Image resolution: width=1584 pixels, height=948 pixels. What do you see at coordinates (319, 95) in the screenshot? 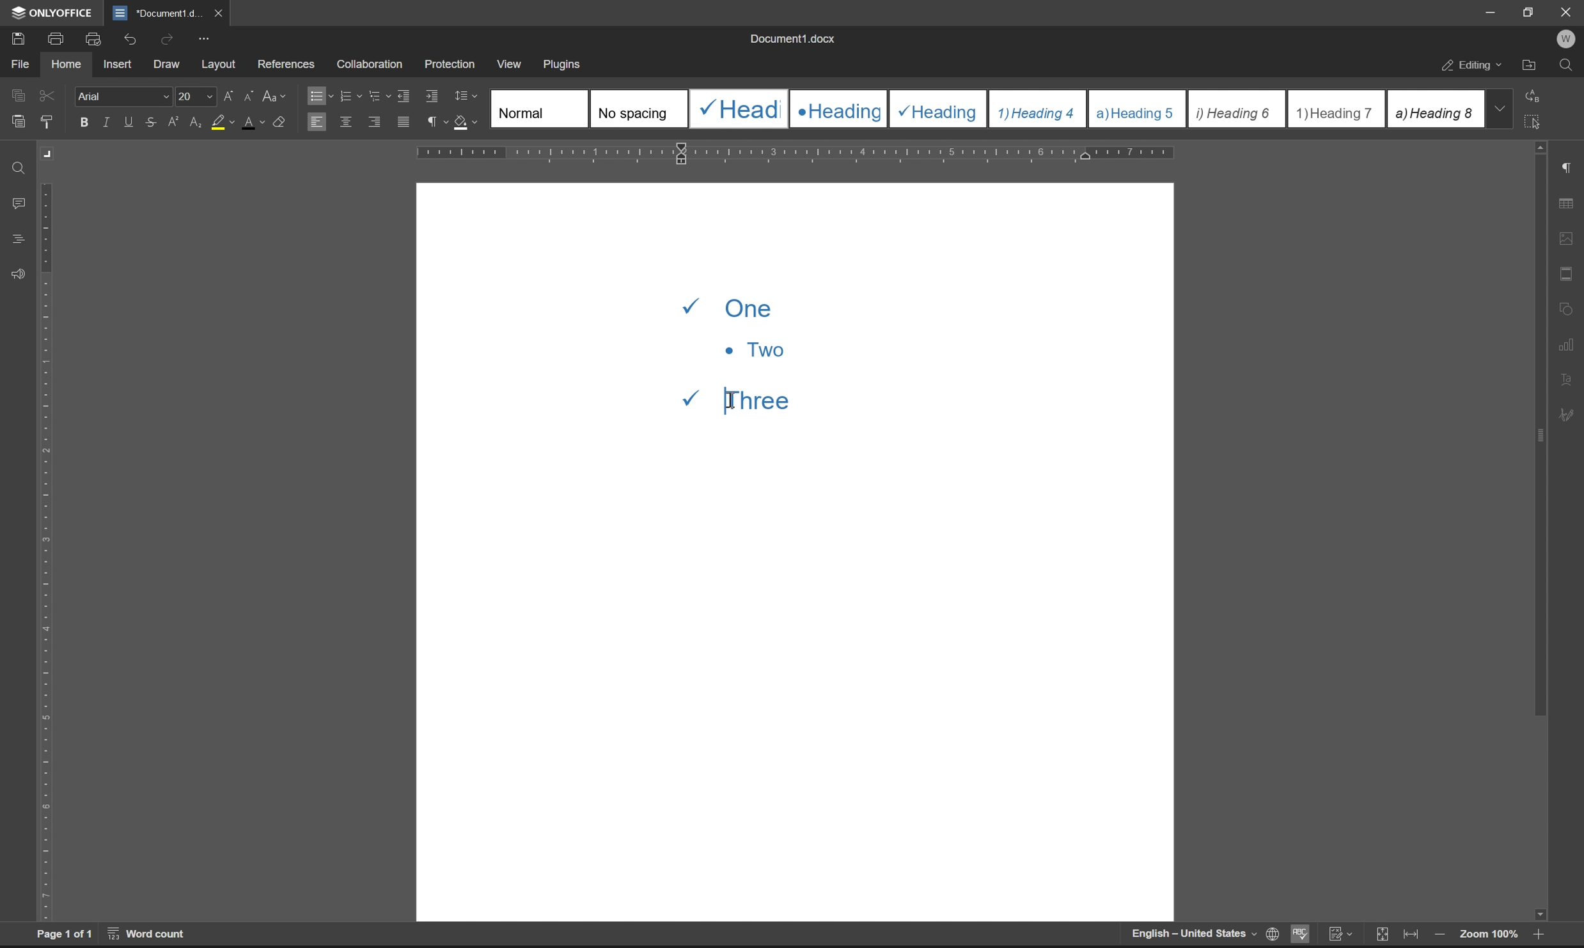
I see `bullets` at bounding box center [319, 95].